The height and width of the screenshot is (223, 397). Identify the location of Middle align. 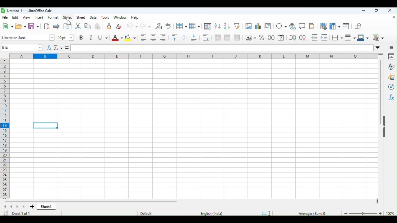
(183, 39).